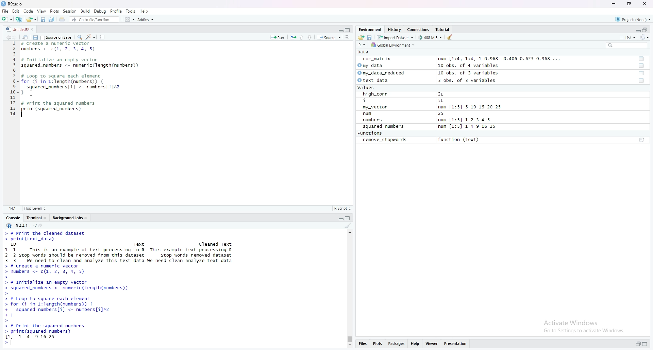 Image resolution: width=653 pixels, height=350 pixels. Describe the element at coordinates (70, 11) in the screenshot. I see `Session` at that location.